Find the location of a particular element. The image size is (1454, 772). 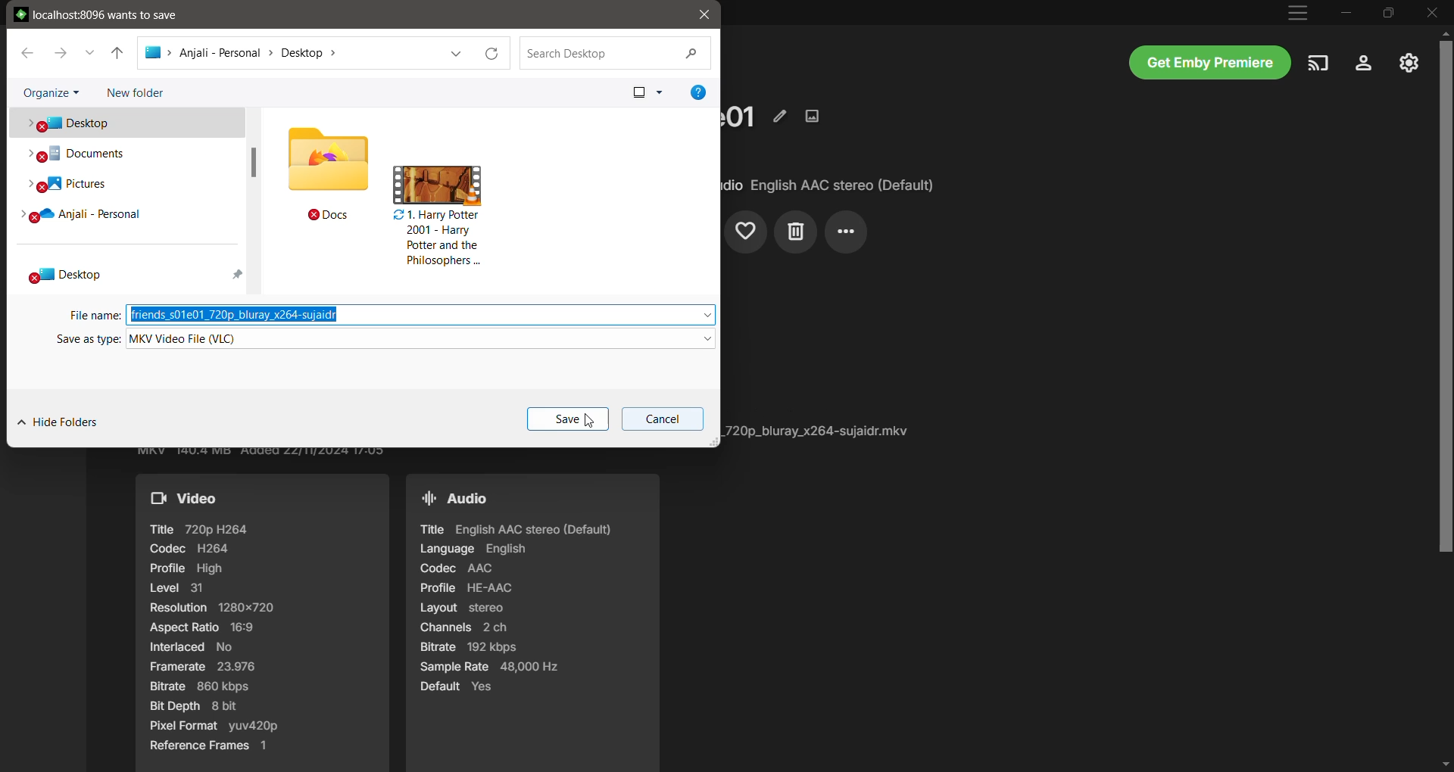

Edit Images is located at coordinates (814, 115).